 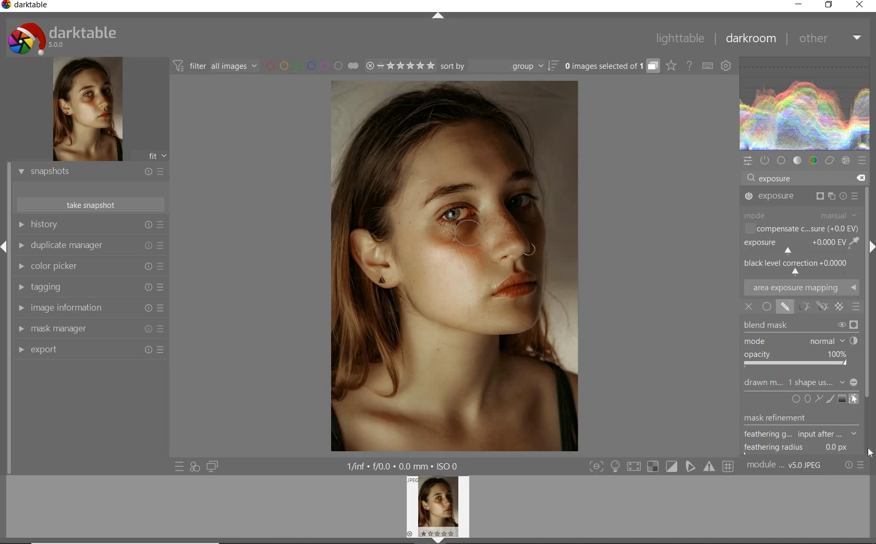 What do you see at coordinates (800, 325) in the screenshot?
I see `BLEND MASK` at bounding box center [800, 325].